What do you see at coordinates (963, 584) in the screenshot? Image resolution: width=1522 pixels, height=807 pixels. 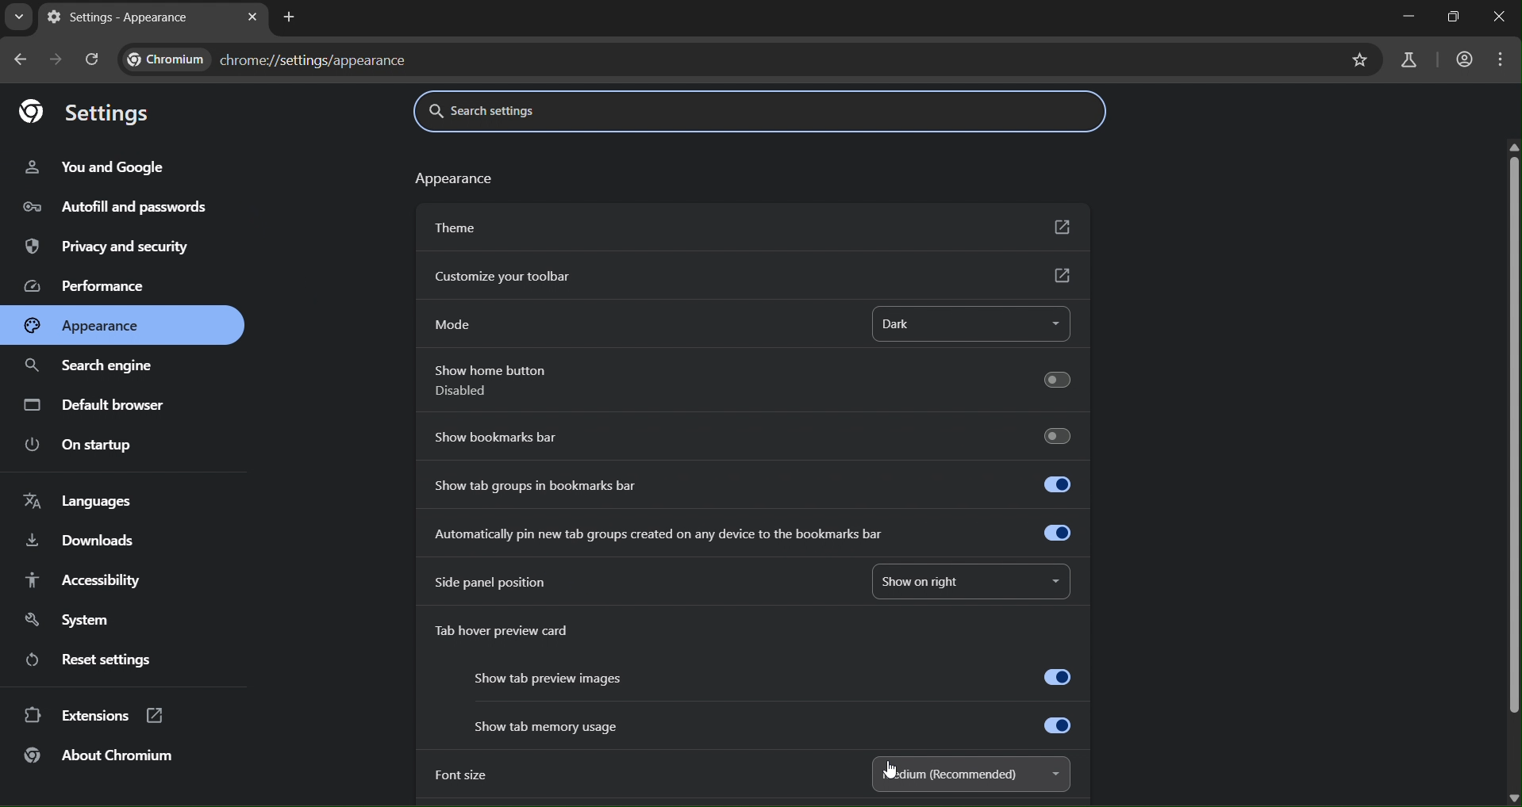 I see `show on right` at bounding box center [963, 584].